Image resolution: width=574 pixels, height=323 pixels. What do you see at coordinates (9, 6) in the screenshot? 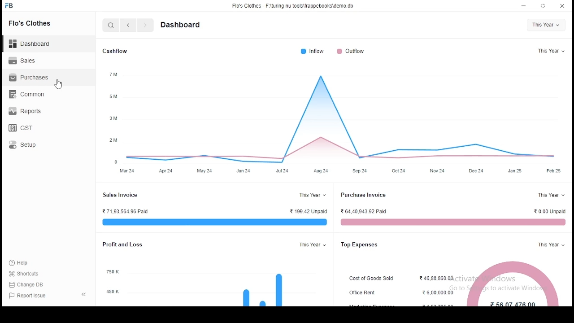
I see `icon` at bounding box center [9, 6].